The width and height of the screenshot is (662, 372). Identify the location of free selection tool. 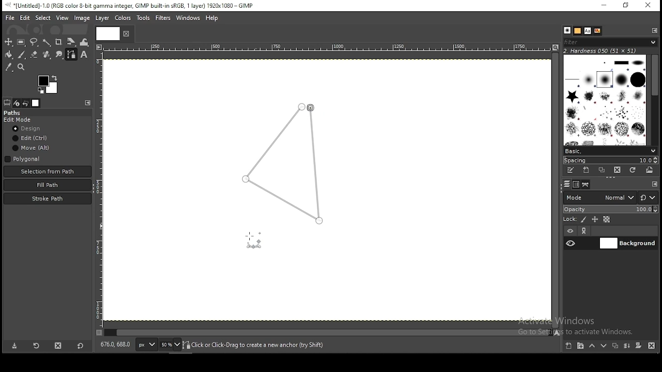
(34, 42).